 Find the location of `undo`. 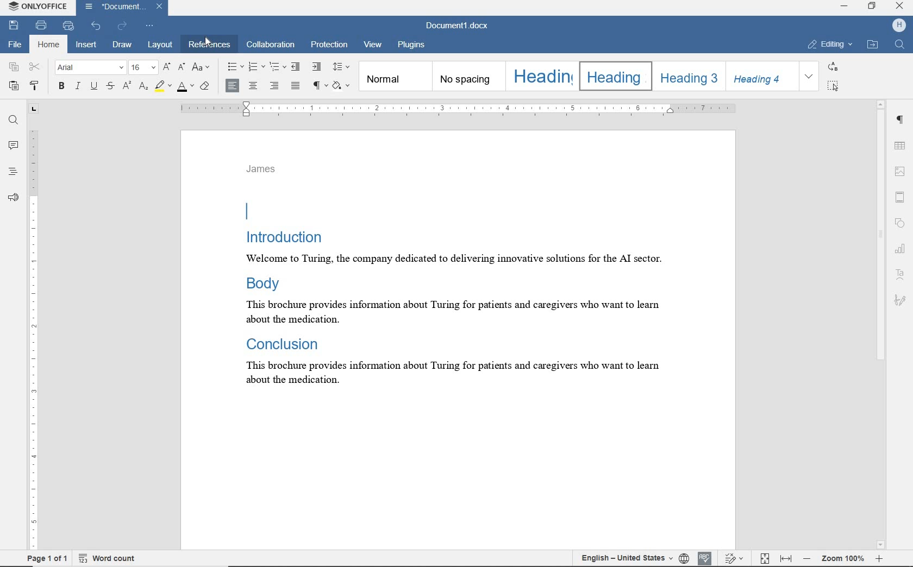

undo is located at coordinates (97, 26).